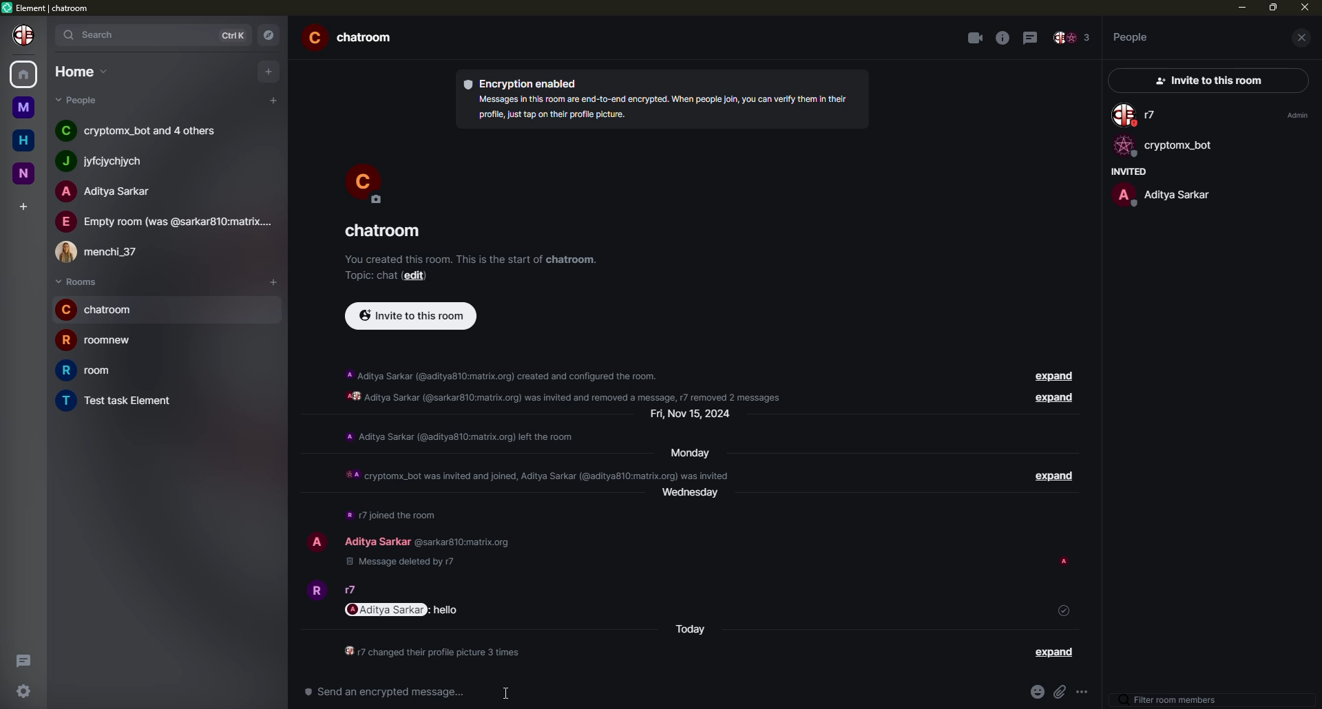 This screenshot has height=709, width=1322. Describe the element at coordinates (1171, 701) in the screenshot. I see `filter` at that location.